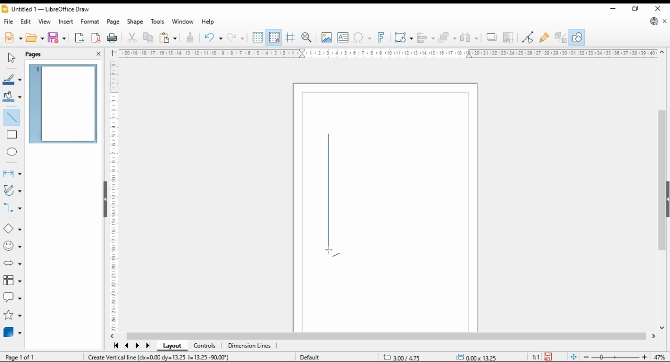  What do you see at coordinates (13, 39) in the screenshot?
I see `new` at bounding box center [13, 39].